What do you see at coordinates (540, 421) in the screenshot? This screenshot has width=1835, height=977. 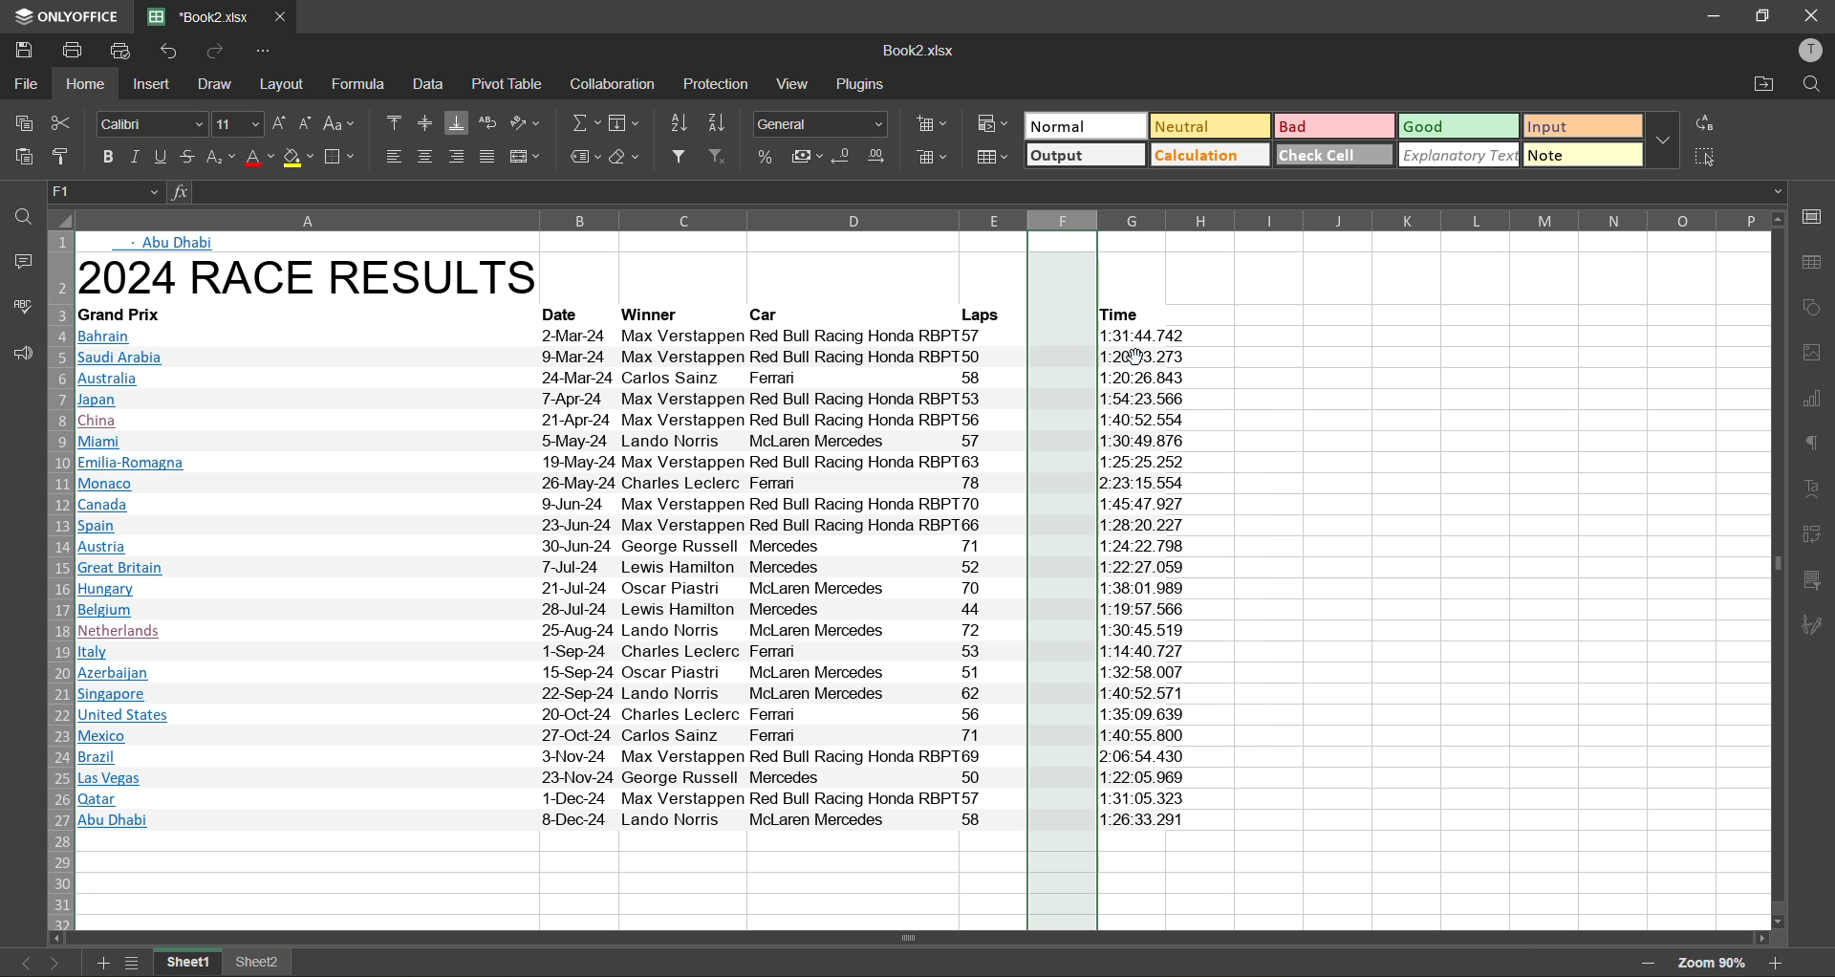 I see `China 21-Apr-24 Max Verstappen Red Bull Racing Honda RBPT56 1:40:52. 554` at bounding box center [540, 421].